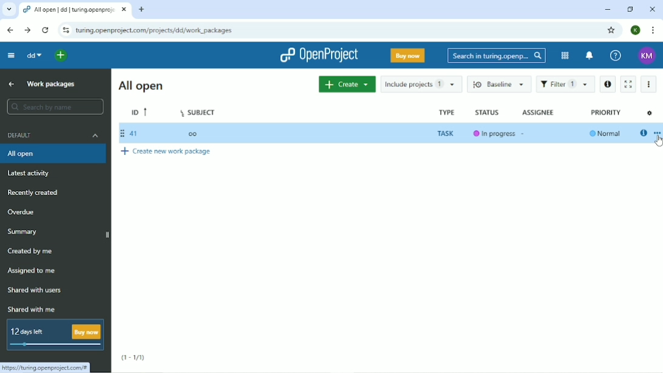 This screenshot has width=663, height=373. What do you see at coordinates (53, 84) in the screenshot?
I see `Work packages` at bounding box center [53, 84].